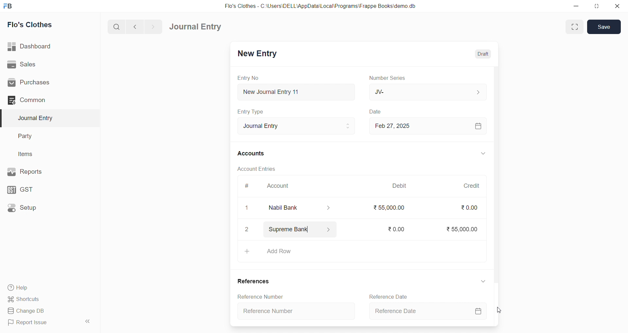  Describe the element at coordinates (296, 92) in the screenshot. I see `New Journal Entry 11` at that location.